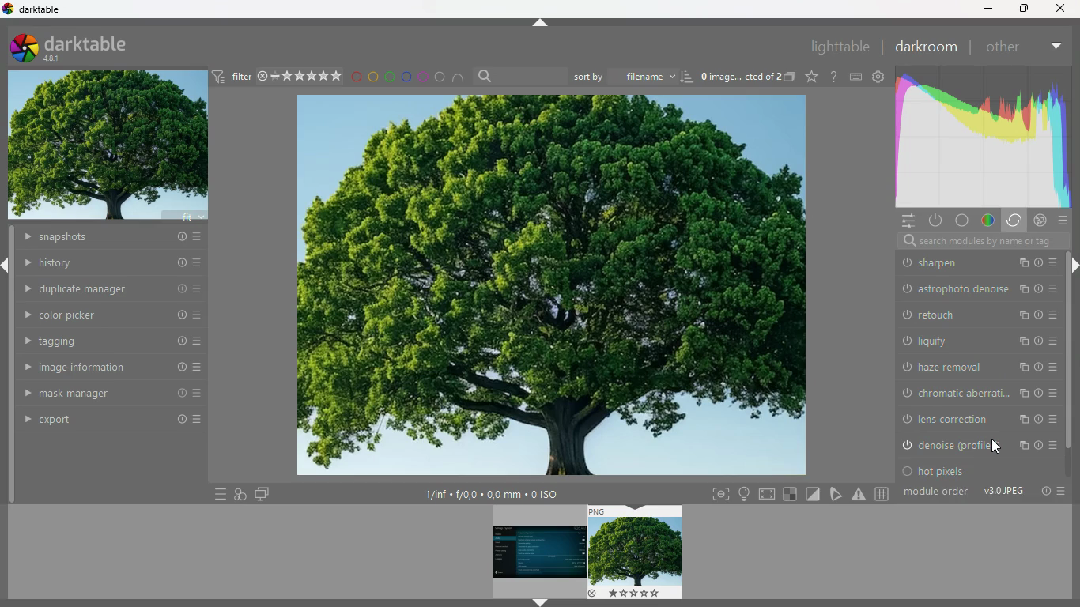 This screenshot has width=1080, height=607. What do you see at coordinates (1058, 313) in the screenshot?
I see `change` at bounding box center [1058, 313].